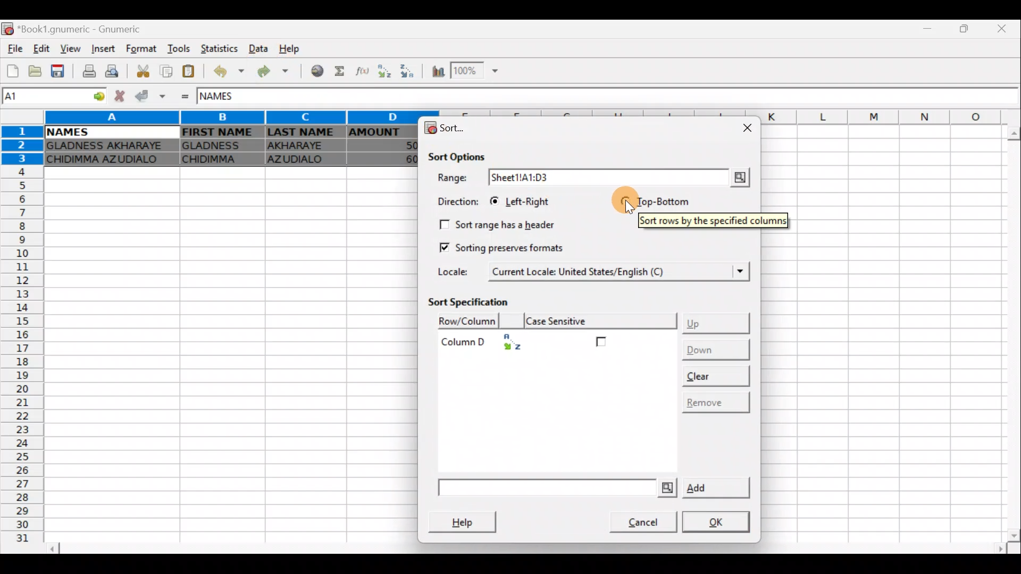 Image resolution: width=1021 pixels, height=574 pixels. I want to click on Maximize, so click(967, 30).